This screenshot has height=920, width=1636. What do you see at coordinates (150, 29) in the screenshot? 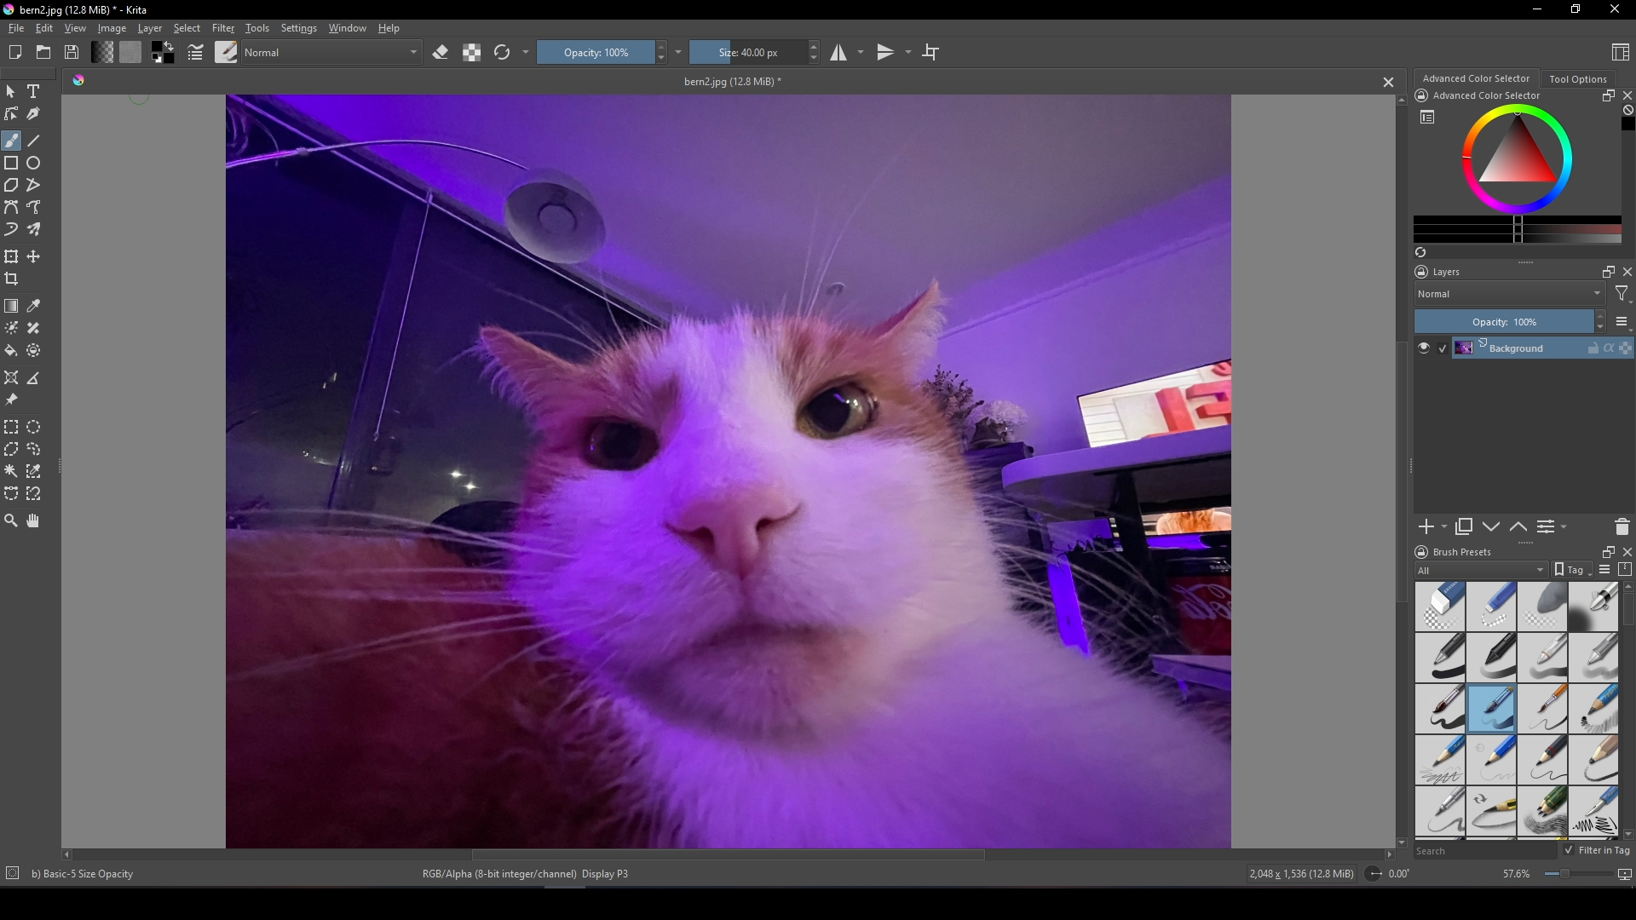
I see `Layer` at bounding box center [150, 29].